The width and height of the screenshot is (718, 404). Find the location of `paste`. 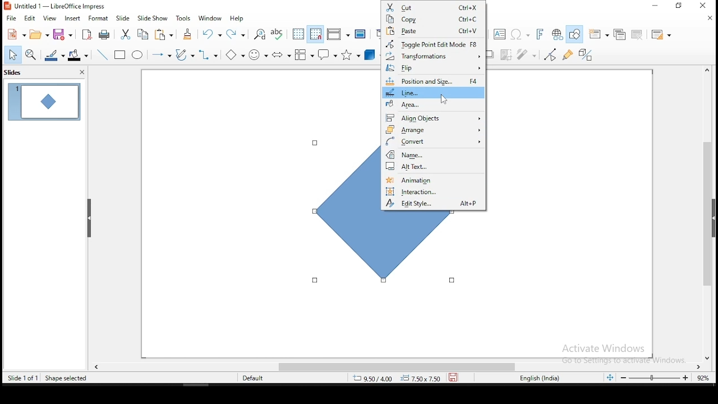

paste is located at coordinates (164, 35).